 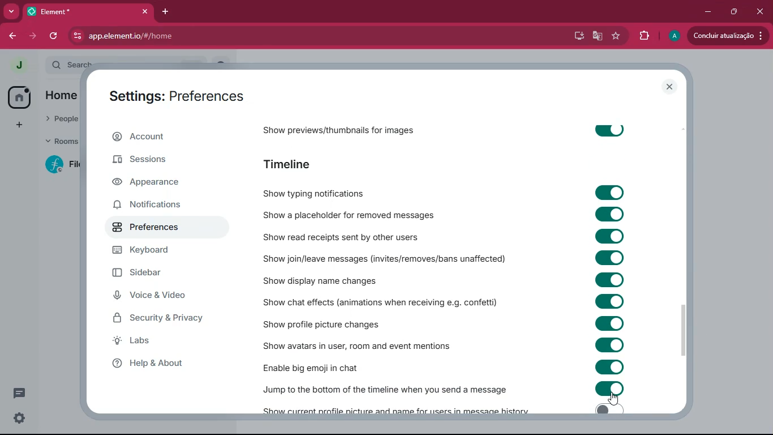 I want to click on Jump to the bottom of the timline when you send a message, so click(x=385, y=390).